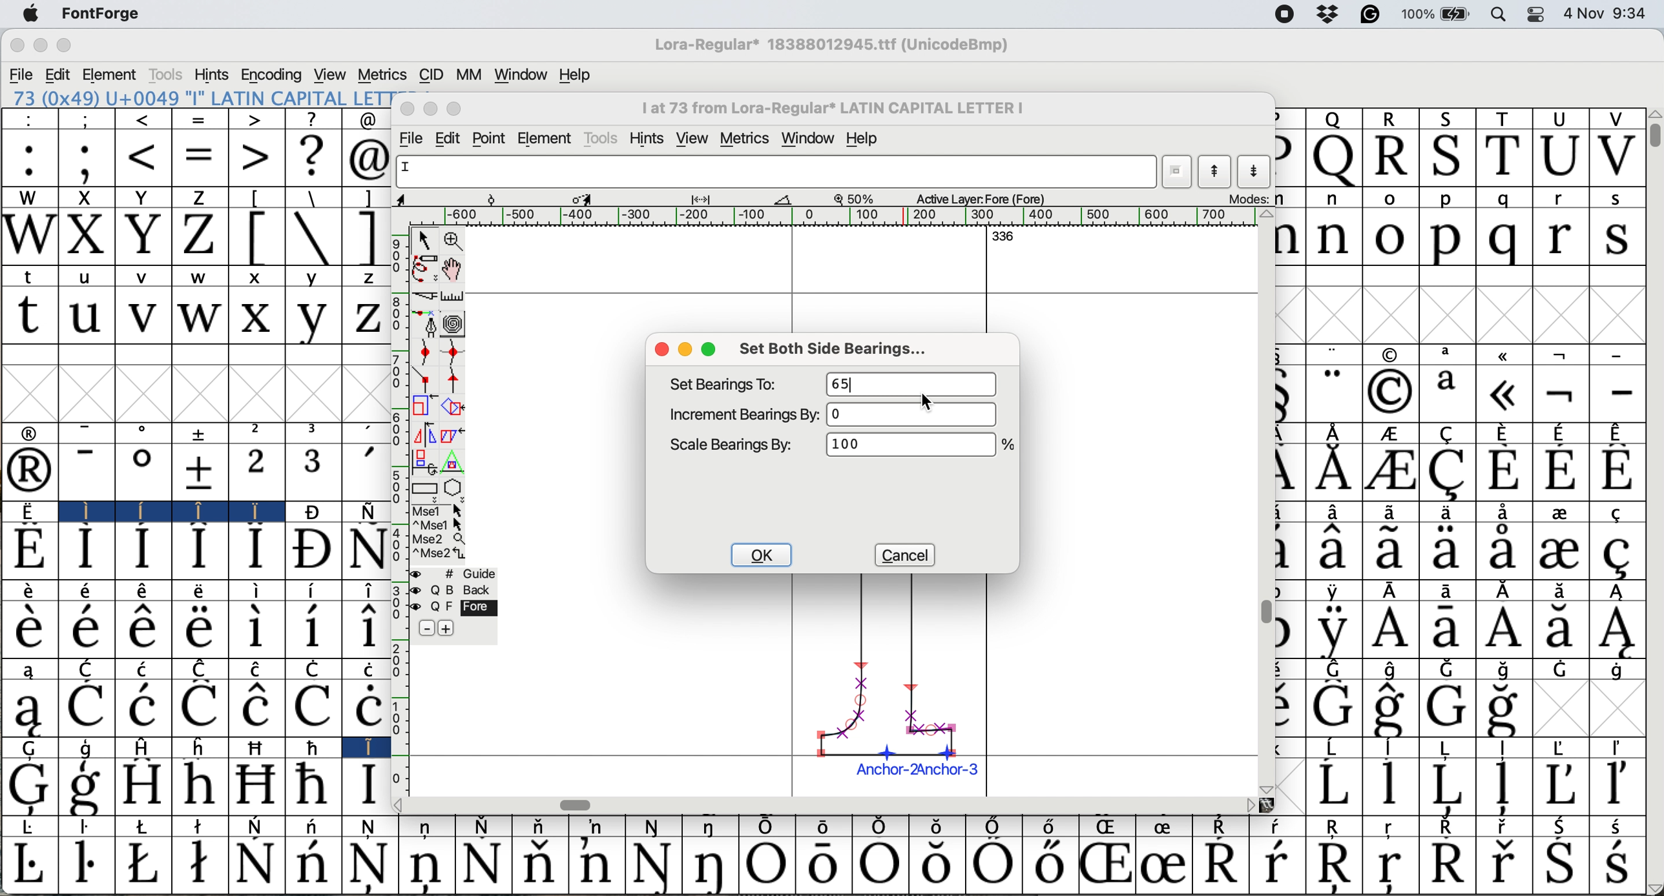  Describe the element at coordinates (1503, 631) in the screenshot. I see `Symbol` at that location.